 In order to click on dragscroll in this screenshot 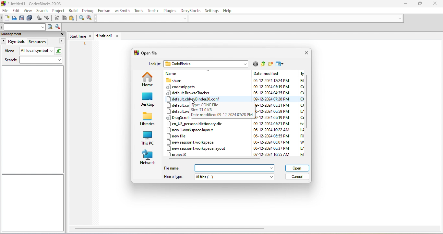, I will do `click(178, 118)`.